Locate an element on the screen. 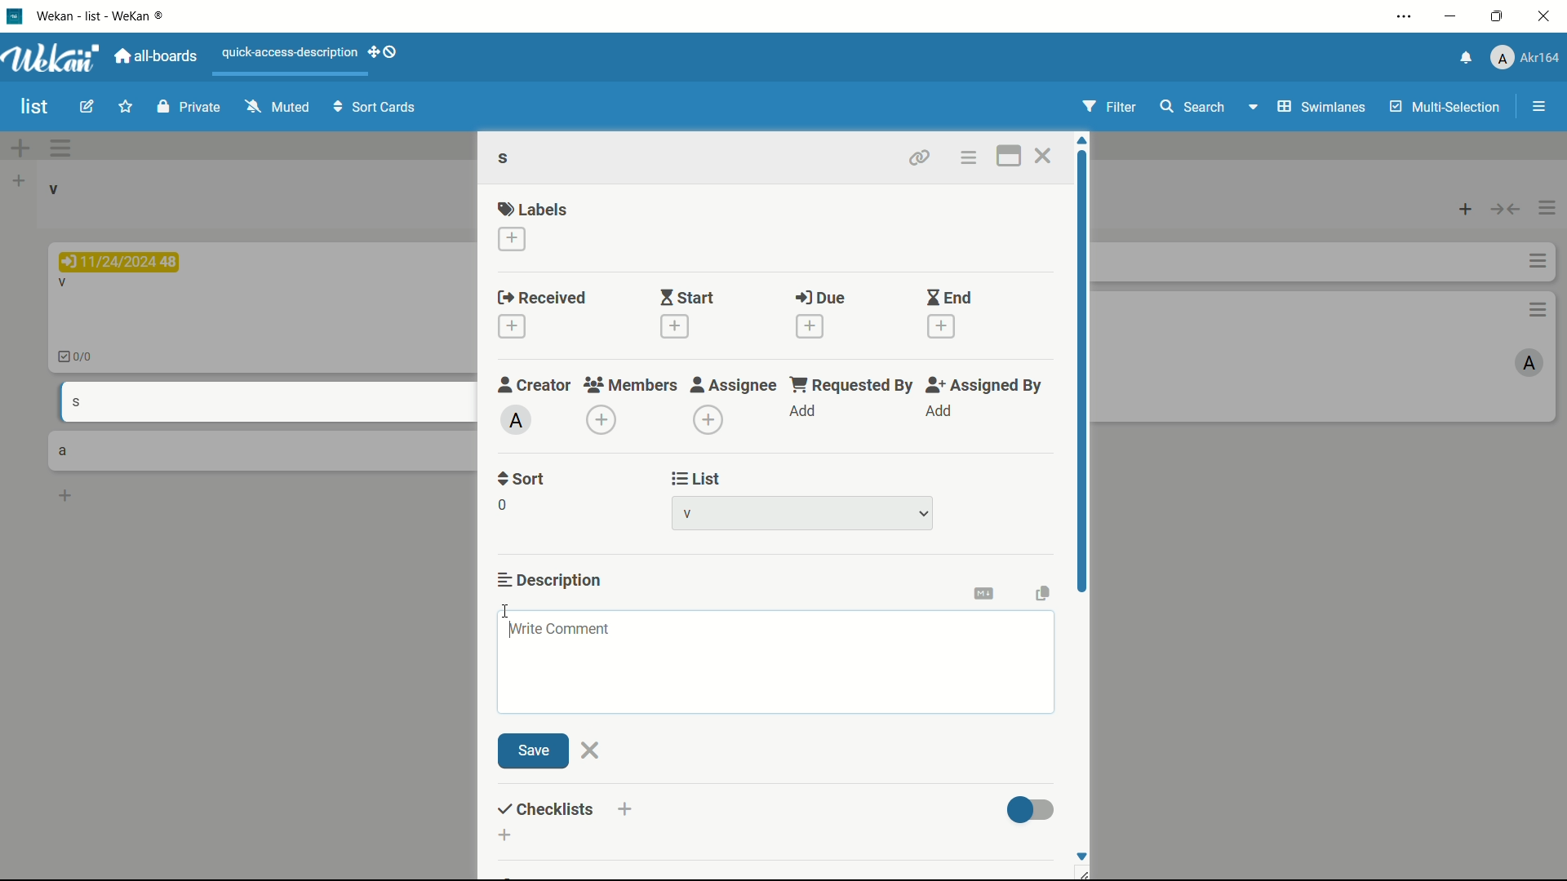 This screenshot has height=881, width=1567. add due date is located at coordinates (810, 326).